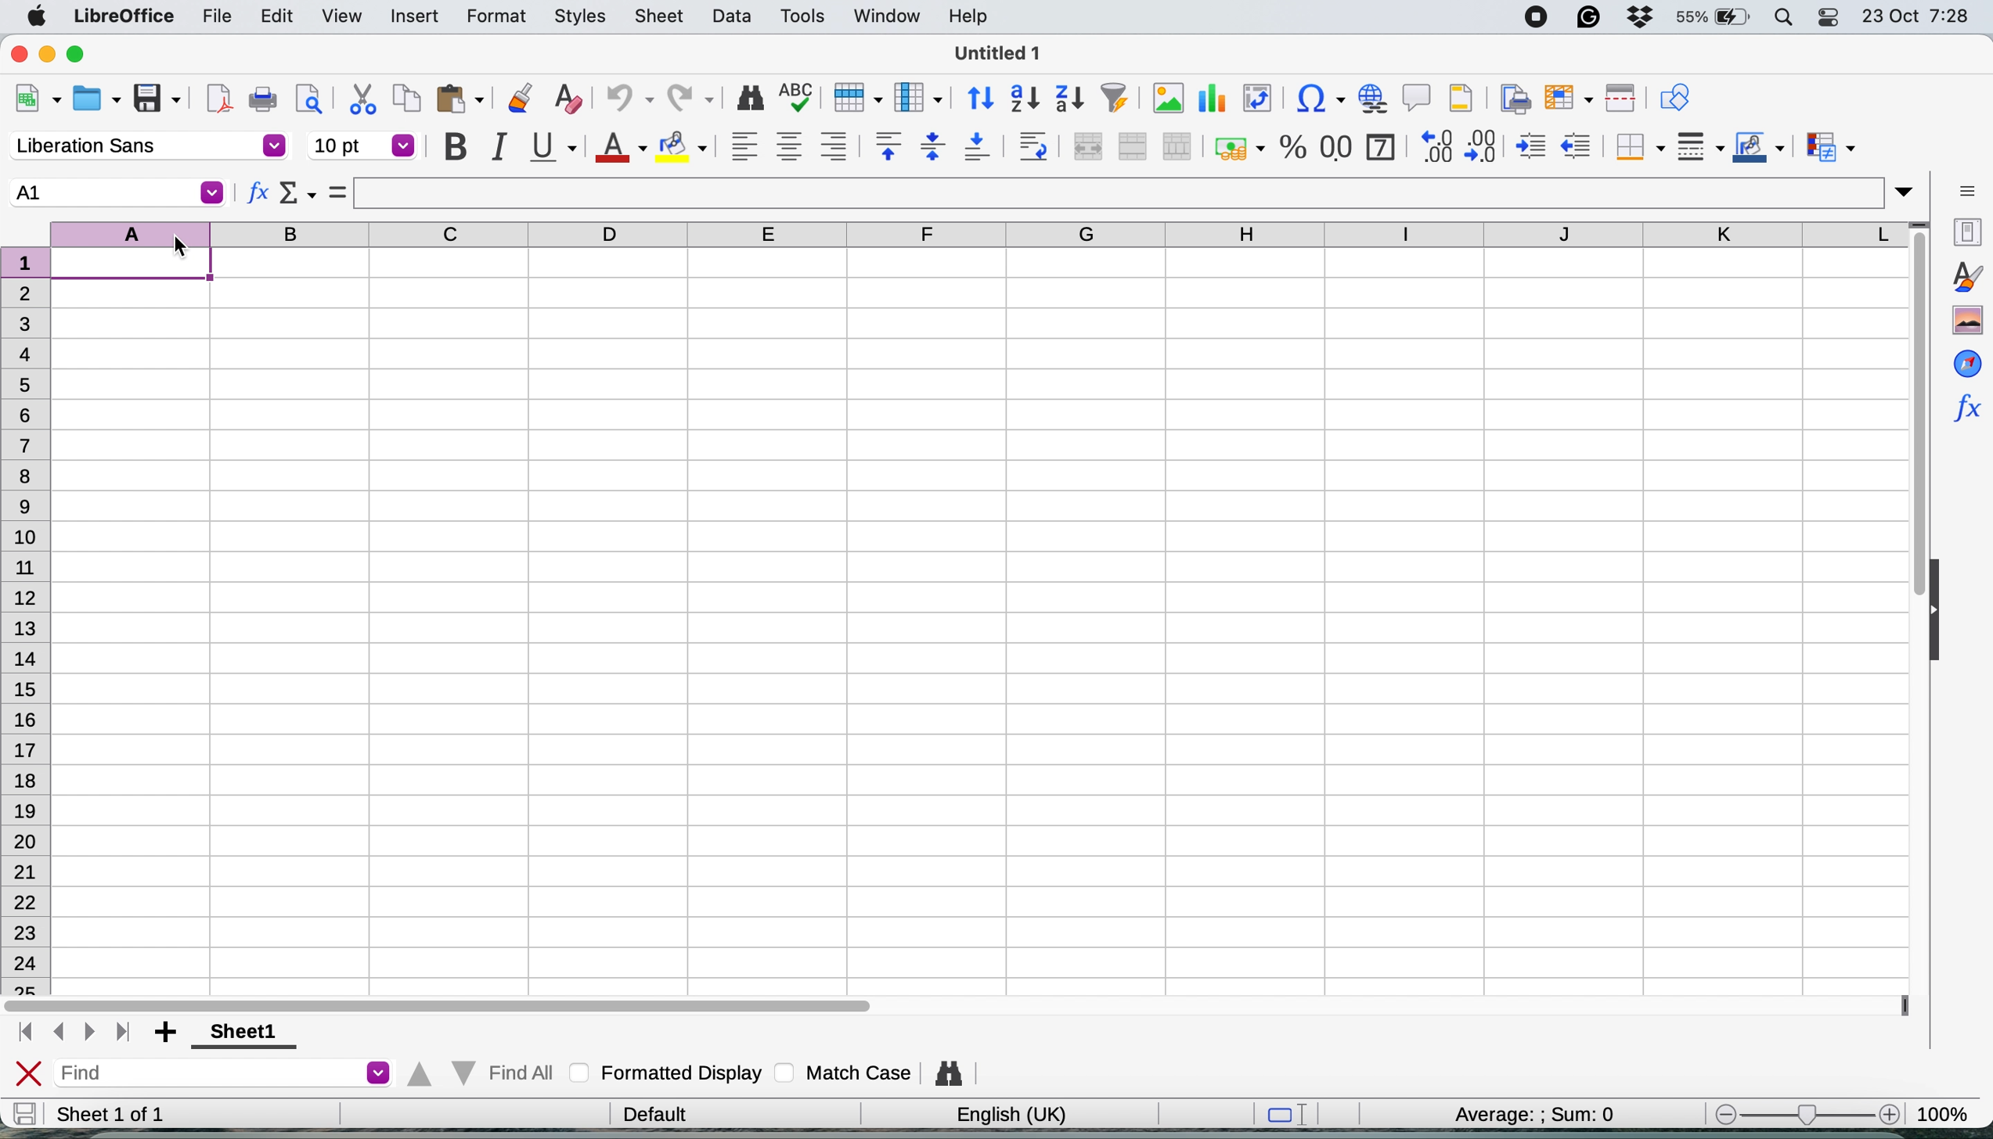  Describe the element at coordinates (1088, 147) in the screenshot. I see `merge and center or unmerge` at that location.